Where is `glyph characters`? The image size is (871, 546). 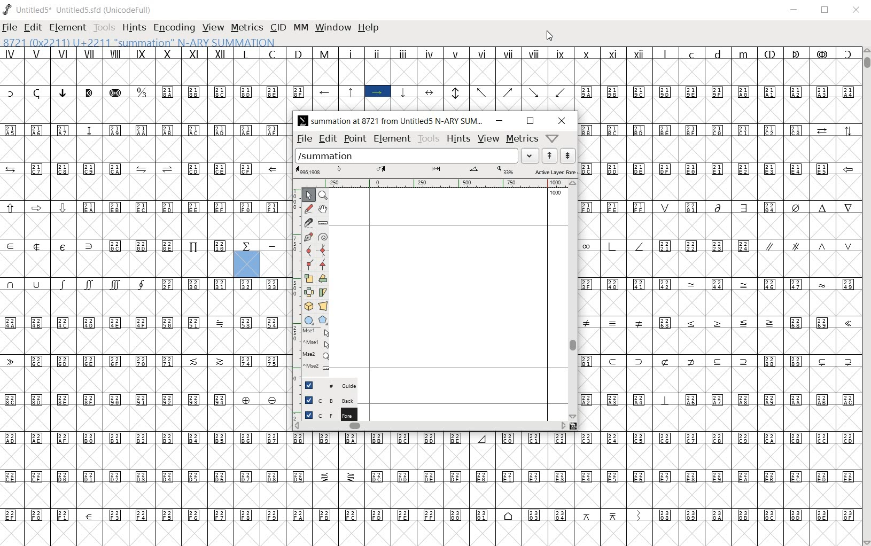
glyph characters is located at coordinates (573, 79).